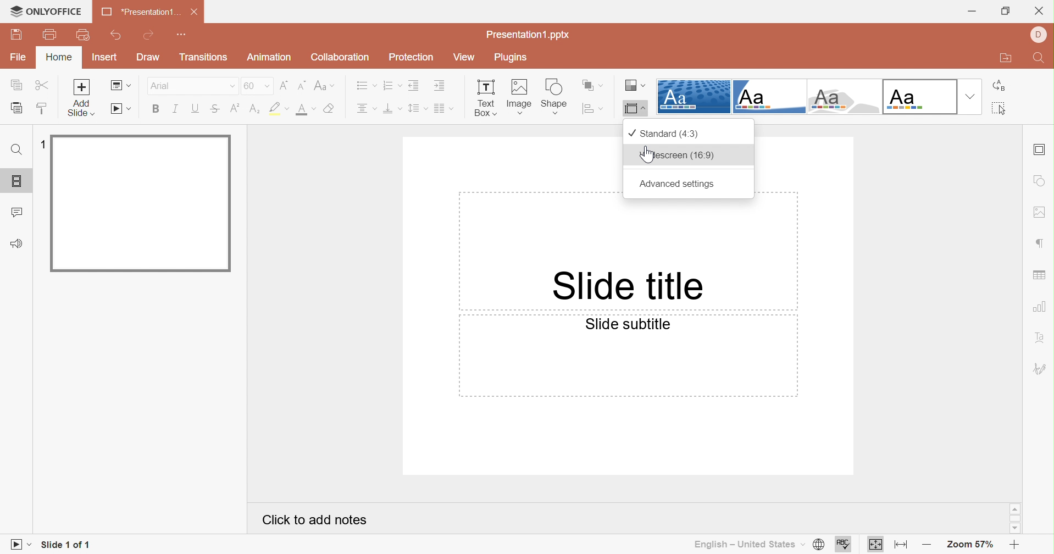  Describe the element at coordinates (628, 324) in the screenshot. I see `Slide subtitle` at that location.